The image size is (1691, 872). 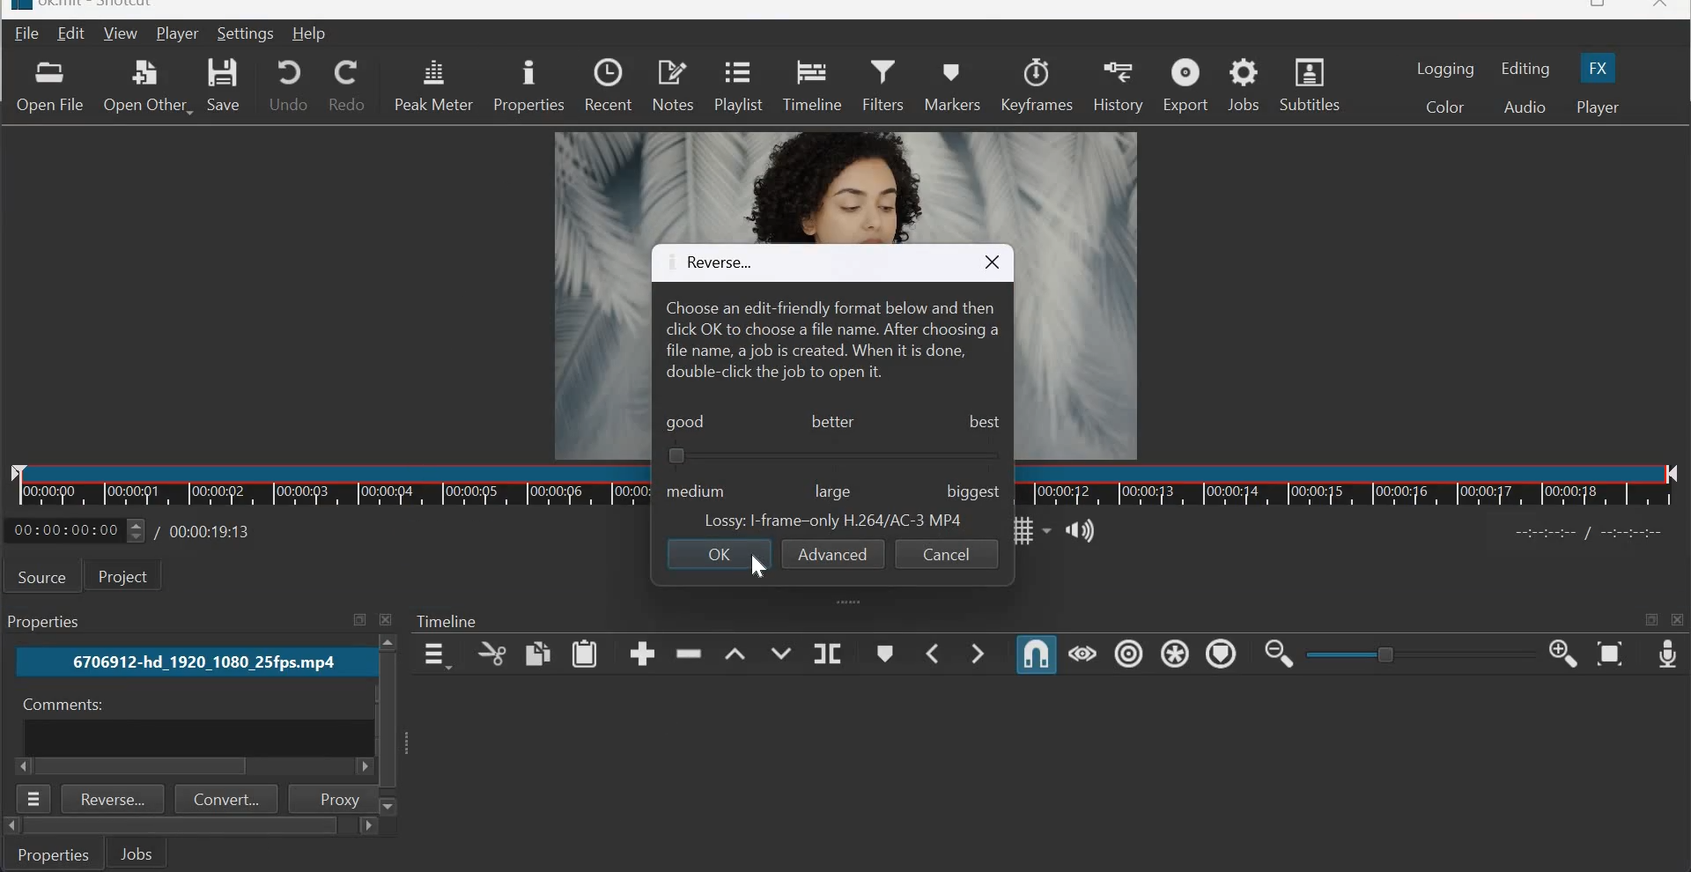 What do you see at coordinates (1309, 83) in the screenshot?
I see `Subtitles` at bounding box center [1309, 83].